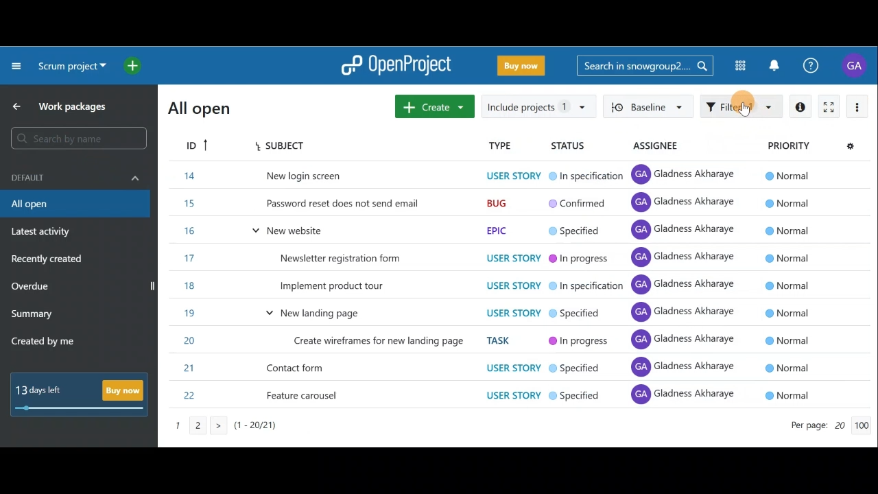 The width and height of the screenshot is (878, 494). I want to click on Work packages, so click(62, 106).